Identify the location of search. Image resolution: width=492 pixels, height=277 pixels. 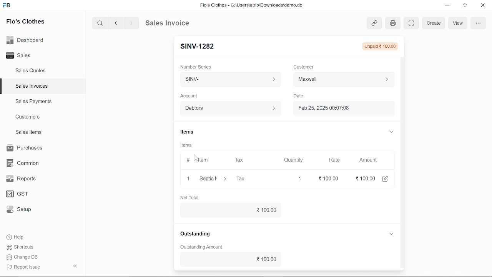
(101, 23).